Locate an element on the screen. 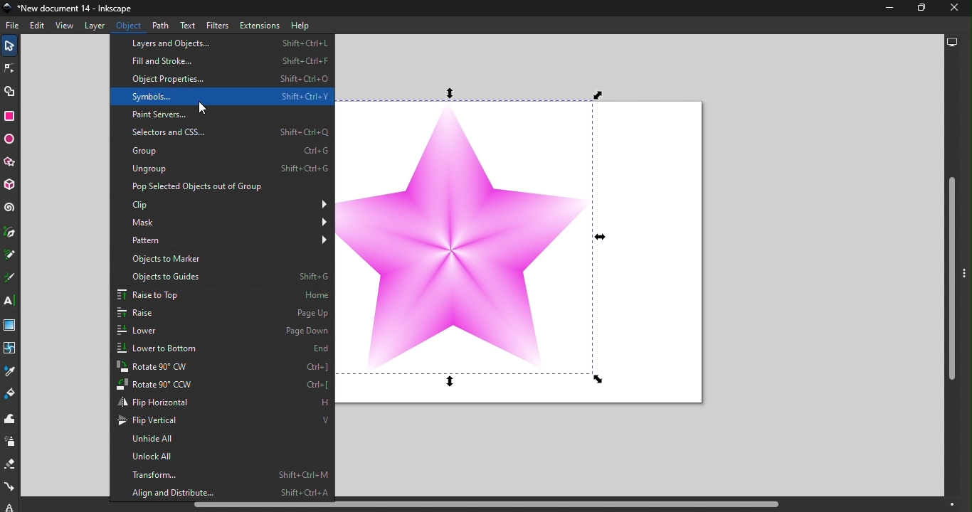  Symbols is located at coordinates (223, 97).